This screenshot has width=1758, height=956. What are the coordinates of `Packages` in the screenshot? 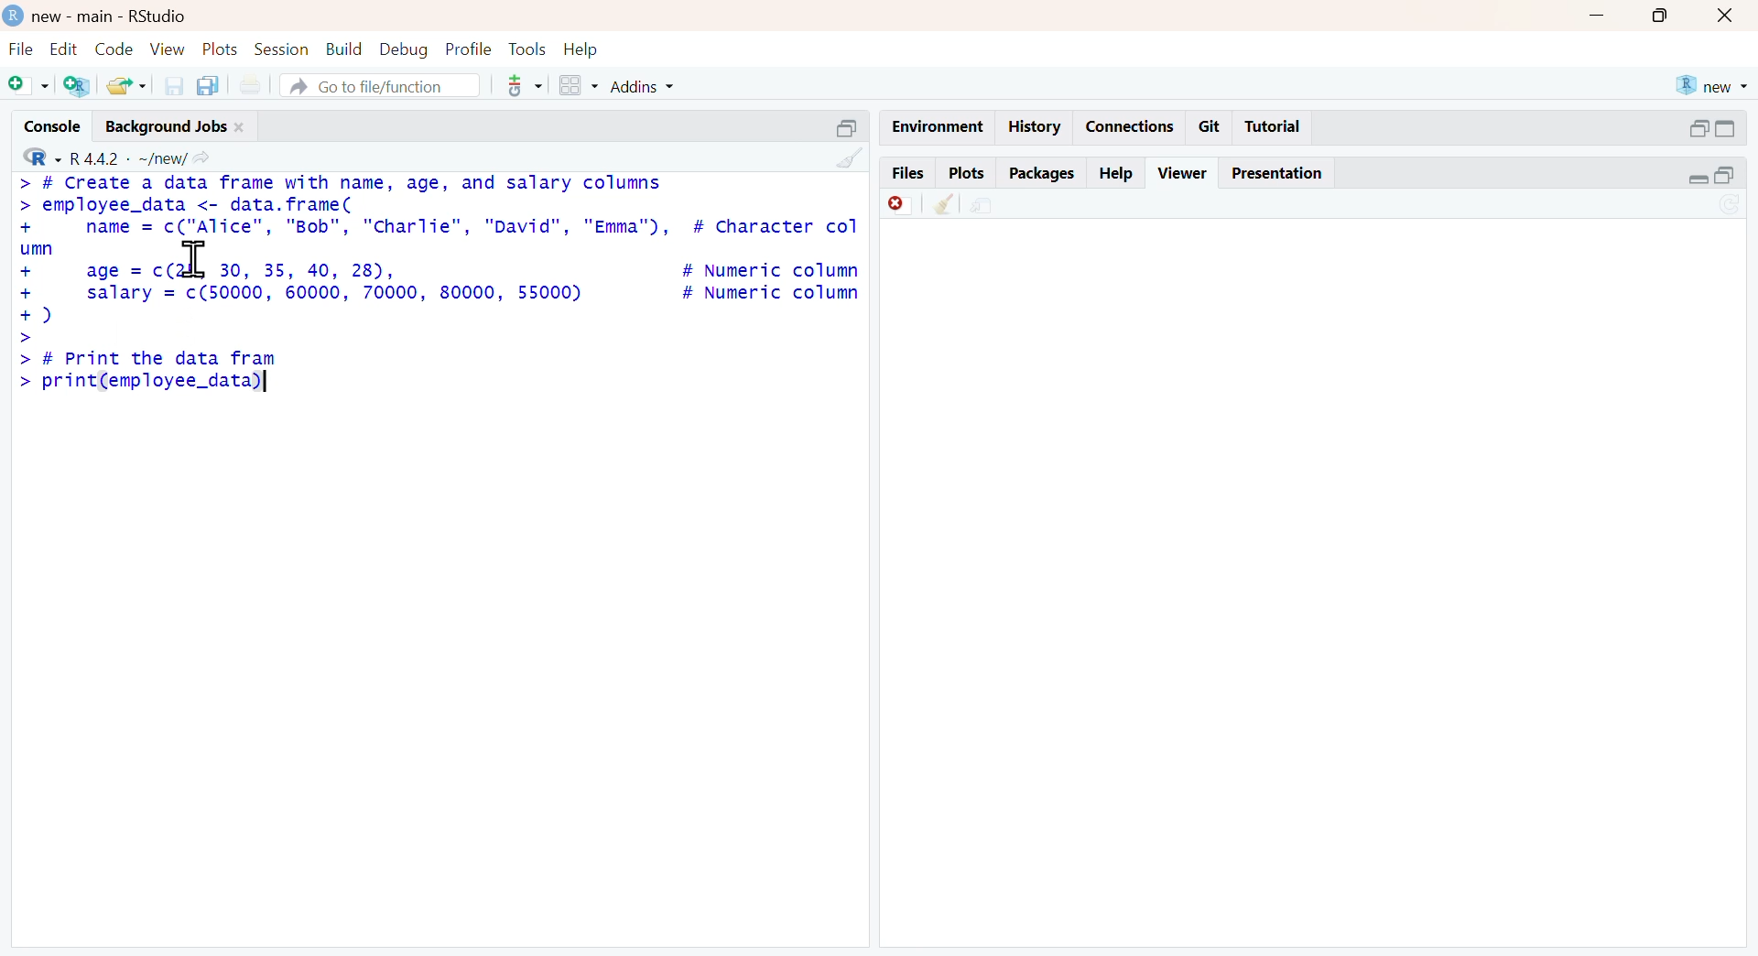 It's located at (1042, 171).